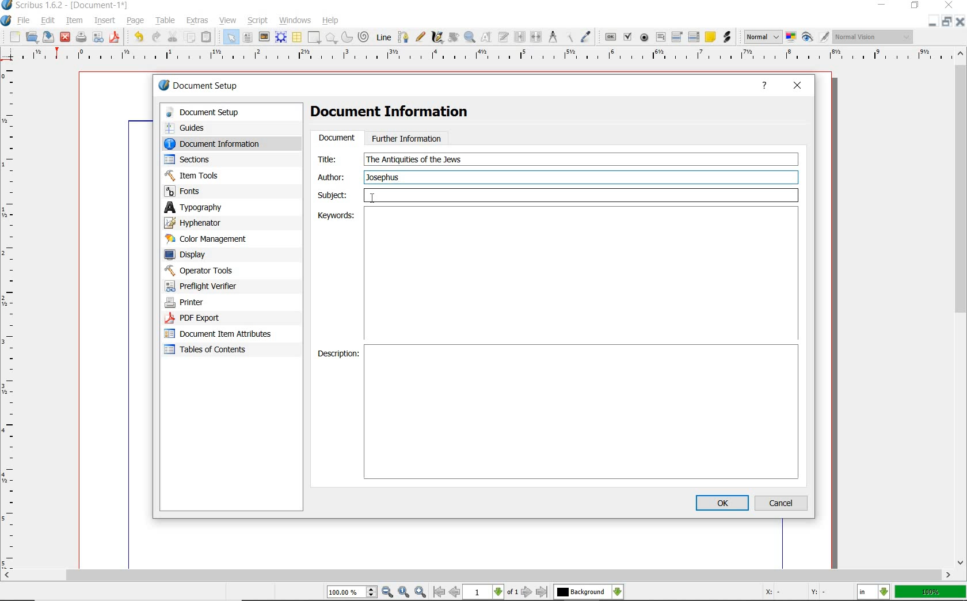 The height and width of the screenshot is (601, 967). I want to click on script, so click(258, 21).